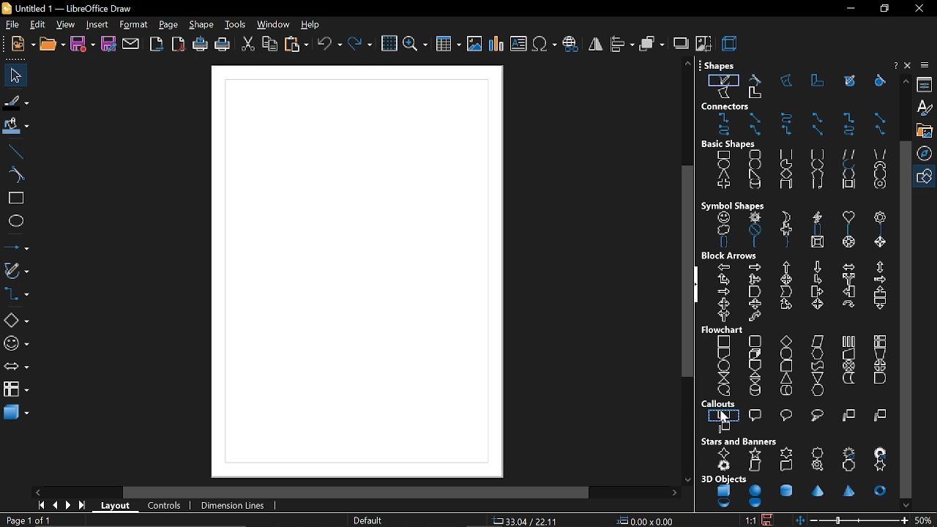 This screenshot has width=937, height=527. I want to click on concave 6 point star, so click(881, 466).